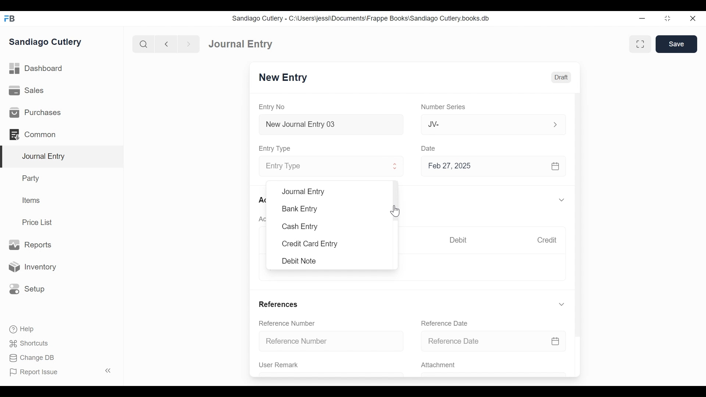  Describe the element at coordinates (321, 166) in the screenshot. I see `Entry Type` at that location.